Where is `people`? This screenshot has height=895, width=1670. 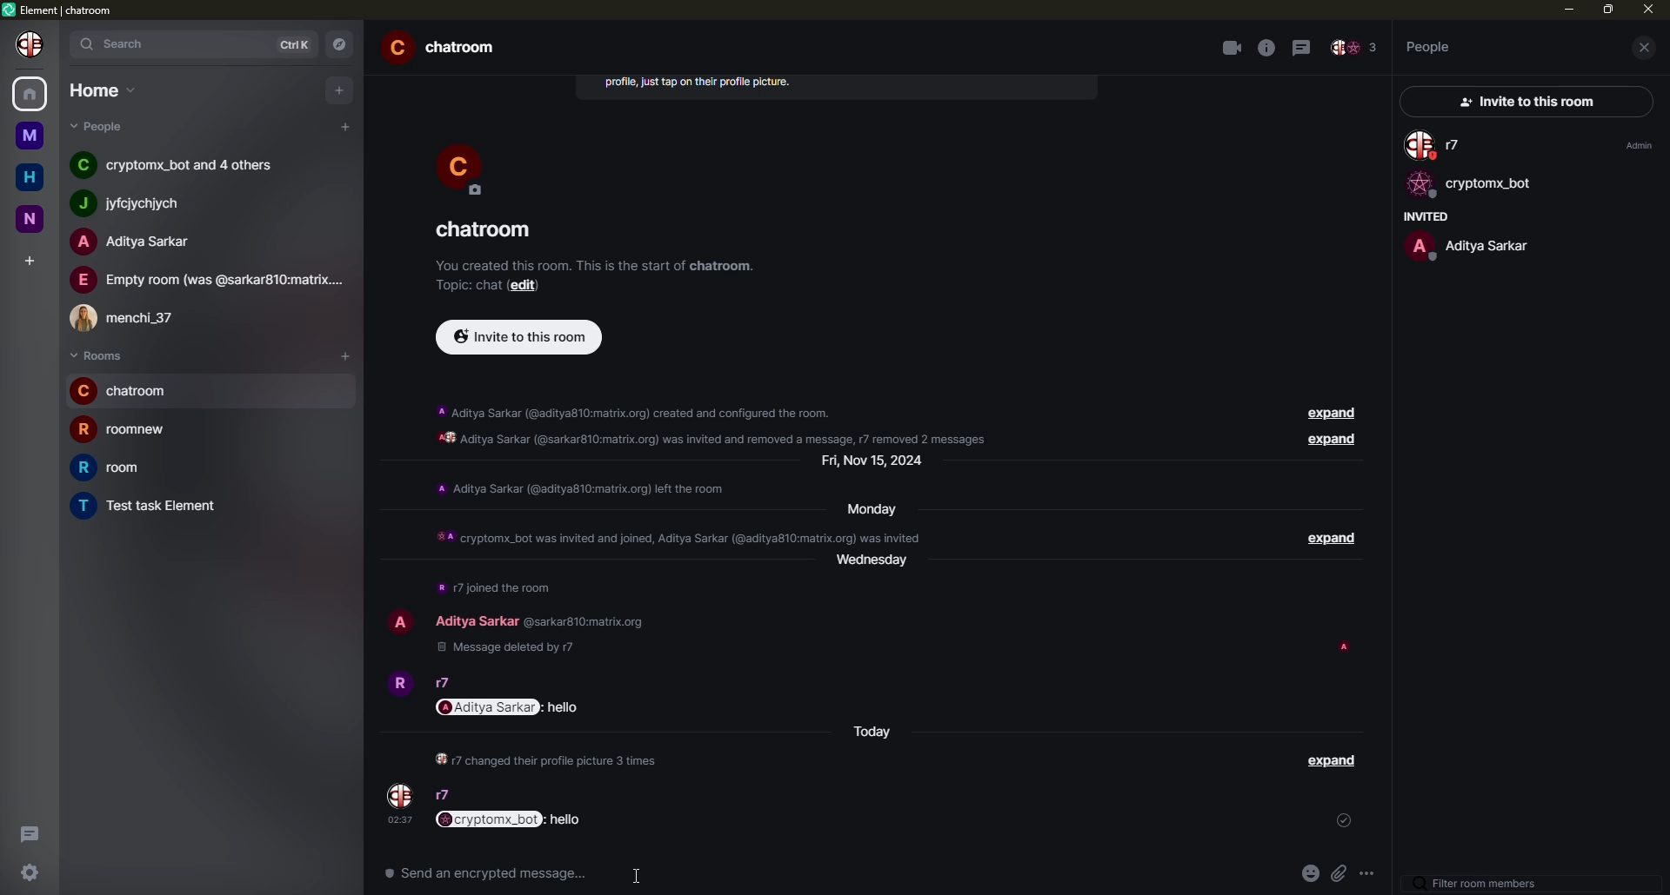
people is located at coordinates (107, 126).